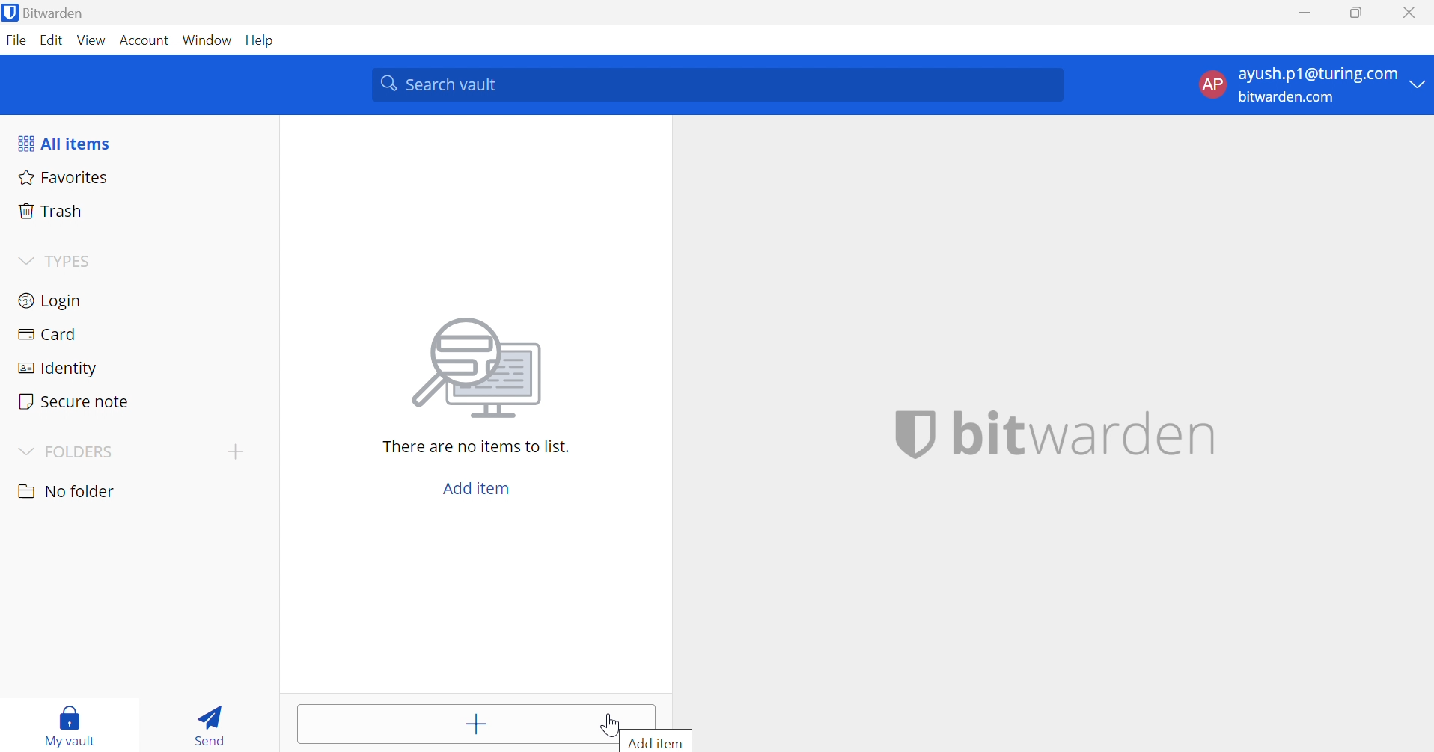 This screenshot has height=752, width=1434. I want to click on Drop Down, so click(1419, 85).